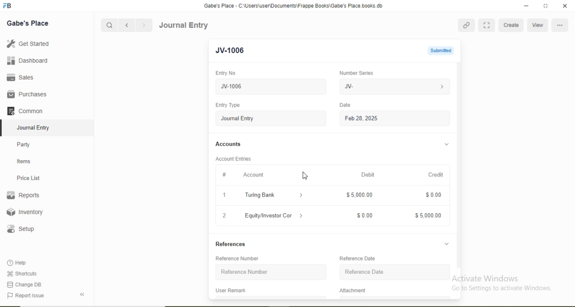 This screenshot has height=307, width=575. Describe the element at coordinates (237, 259) in the screenshot. I see `Reference Number` at that location.